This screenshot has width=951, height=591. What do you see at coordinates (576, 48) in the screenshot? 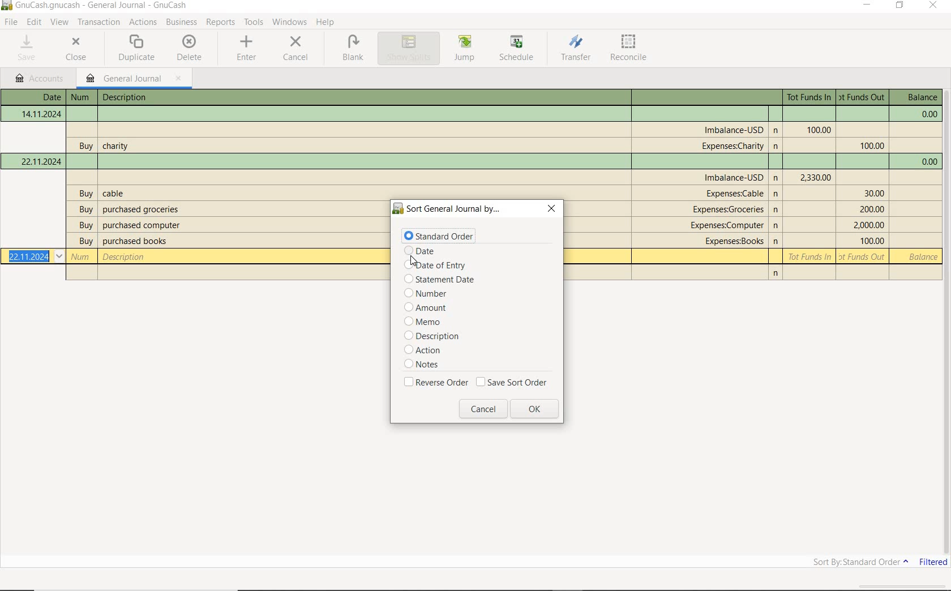
I see `TRANSFER` at bounding box center [576, 48].